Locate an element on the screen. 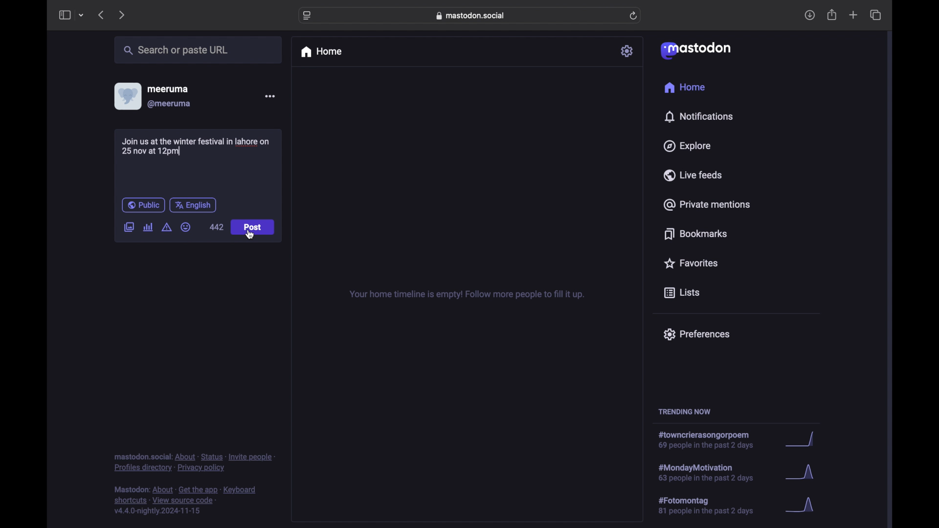 This screenshot has height=528, width=939. your home timeline is empty! follow more people to fill it up is located at coordinates (467, 295).